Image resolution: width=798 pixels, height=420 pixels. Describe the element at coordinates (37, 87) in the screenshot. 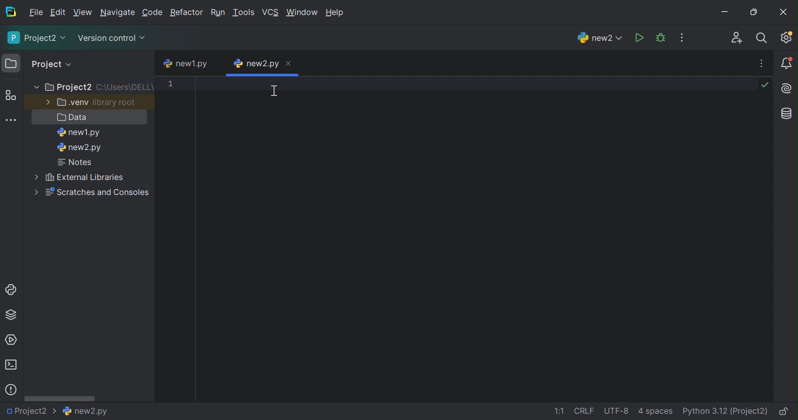

I see `More` at that location.